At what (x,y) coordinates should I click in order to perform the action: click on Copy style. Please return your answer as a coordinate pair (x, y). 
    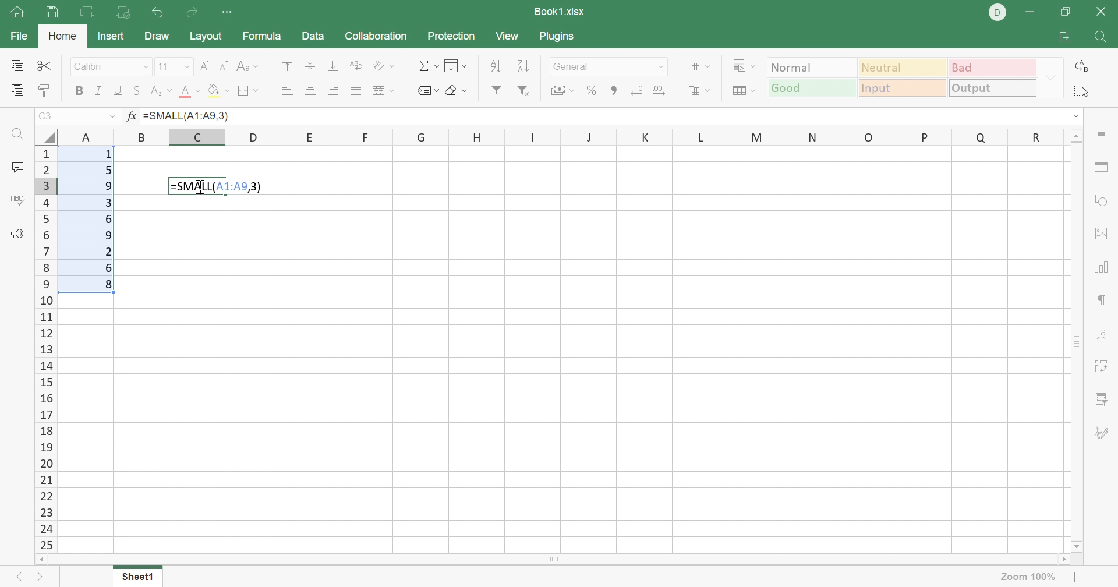
    Looking at the image, I should click on (44, 90).